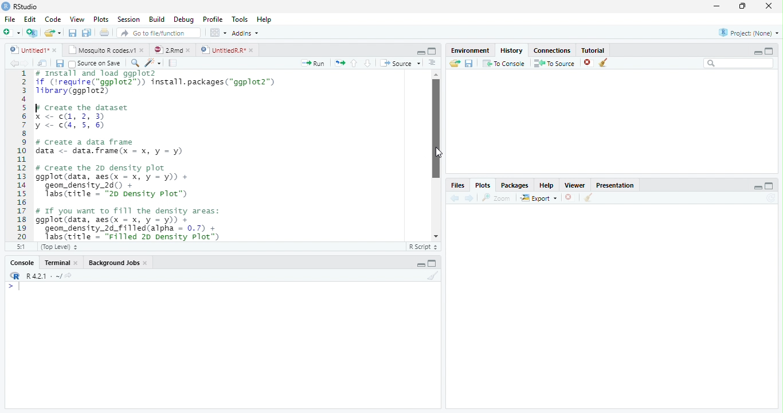 This screenshot has height=413, width=783. I want to click on close, so click(769, 6).